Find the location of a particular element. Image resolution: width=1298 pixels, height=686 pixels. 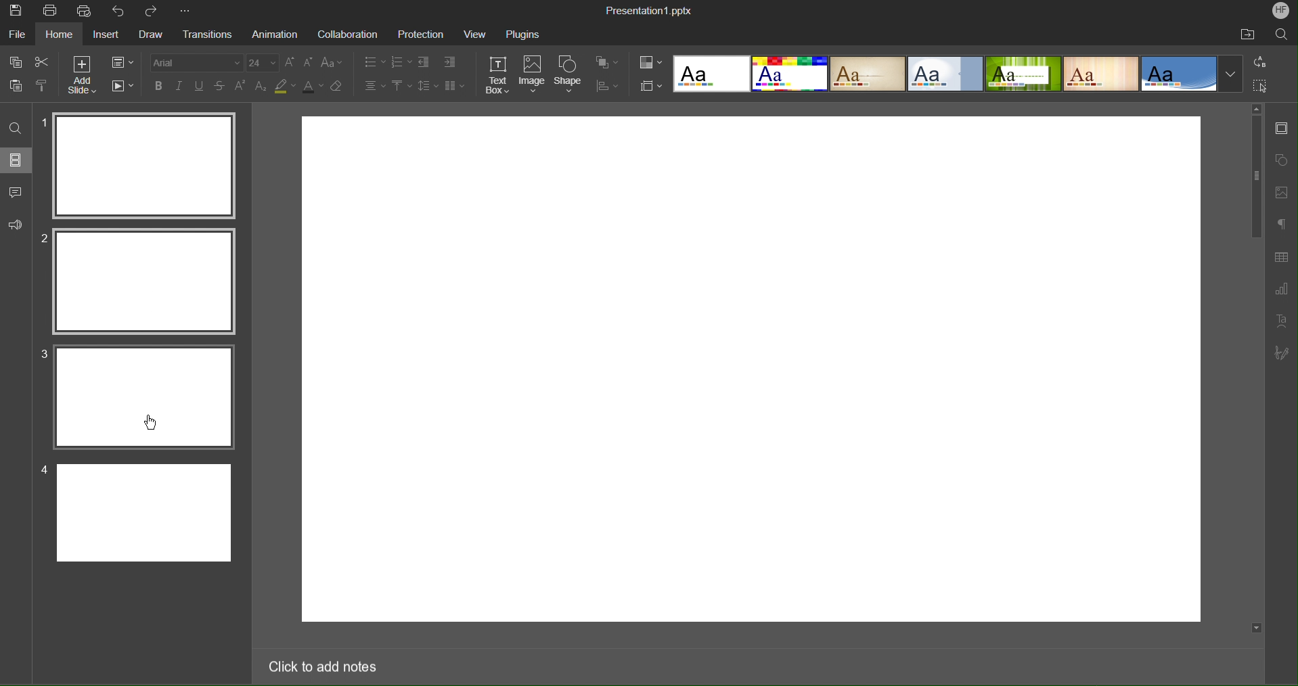

workspace is located at coordinates (751, 369).